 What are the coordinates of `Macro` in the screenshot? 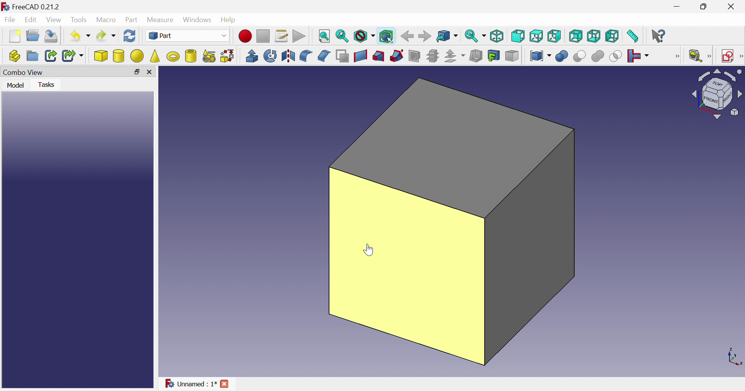 It's located at (107, 21).